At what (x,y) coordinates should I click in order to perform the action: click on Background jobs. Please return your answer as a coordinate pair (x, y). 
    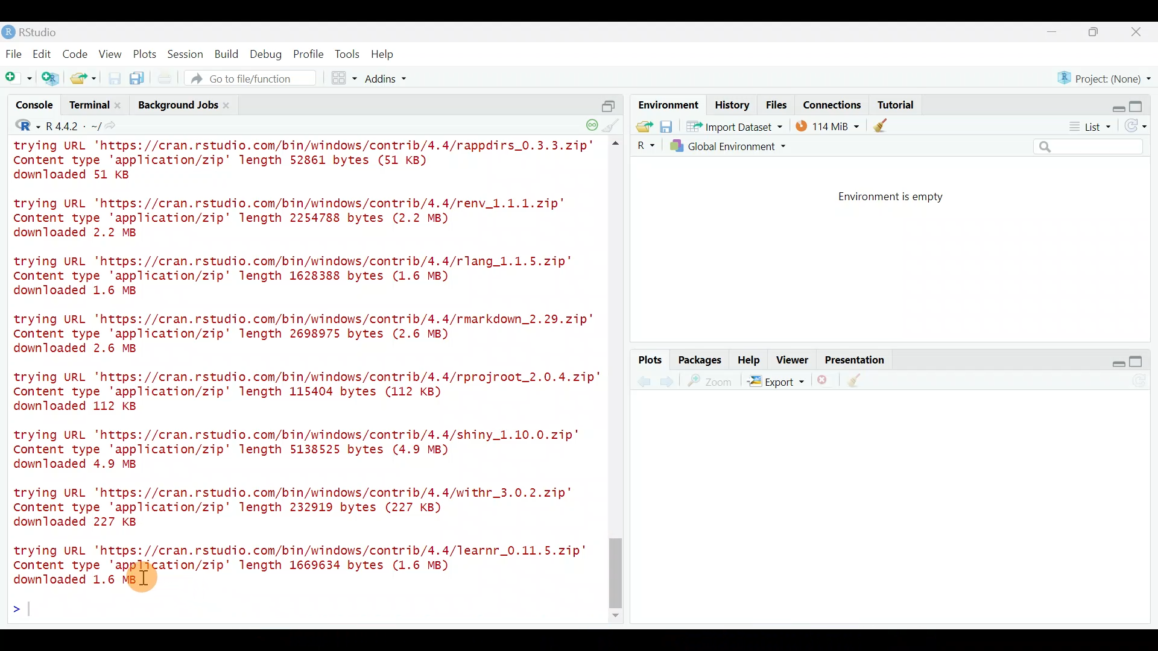
    Looking at the image, I should click on (176, 105).